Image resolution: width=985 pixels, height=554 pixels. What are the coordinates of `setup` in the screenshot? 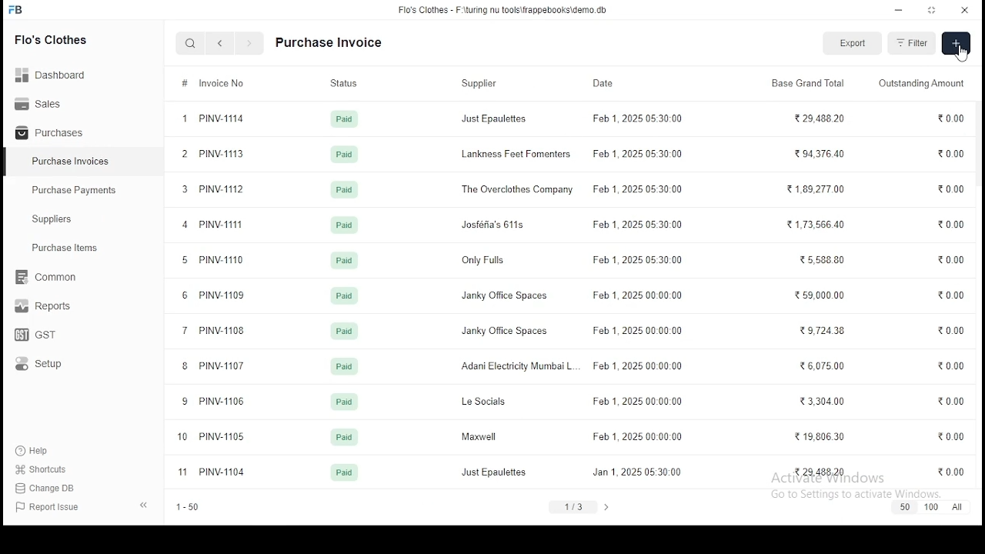 It's located at (48, 365).